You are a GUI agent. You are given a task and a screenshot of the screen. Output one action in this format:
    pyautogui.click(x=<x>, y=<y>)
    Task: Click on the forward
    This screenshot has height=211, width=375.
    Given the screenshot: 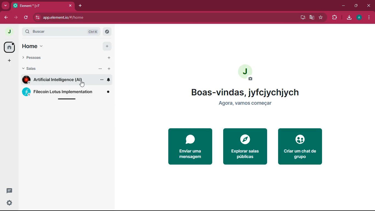 What is the action you would take?
    pyautogui.click(x=16, y=18)
    